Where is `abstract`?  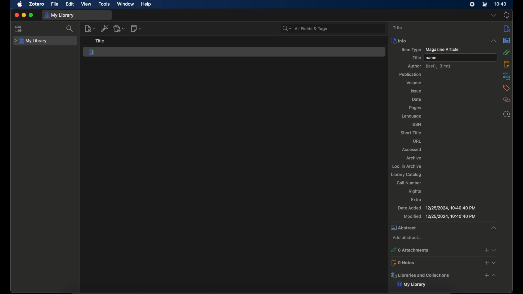
abstract is located at coordinates (443, 228).